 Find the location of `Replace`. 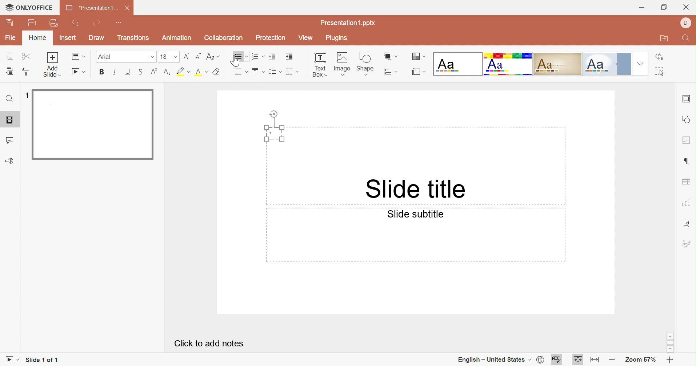

Replace is located at coordinates (661, 58).